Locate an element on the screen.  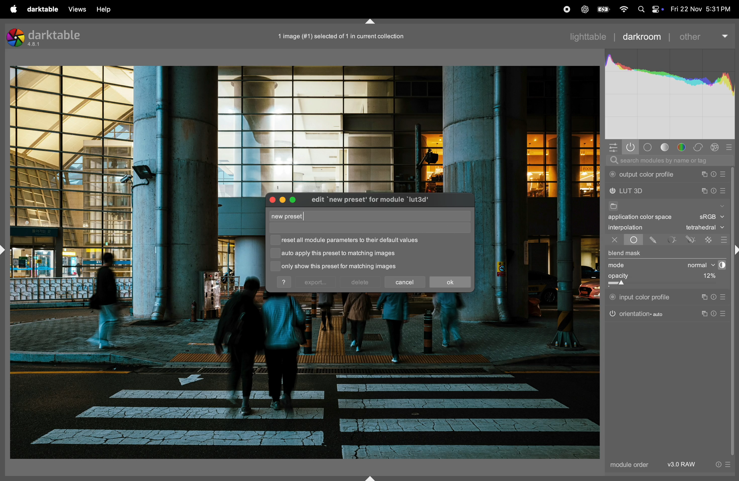
 is located at coordinates (734, 251).